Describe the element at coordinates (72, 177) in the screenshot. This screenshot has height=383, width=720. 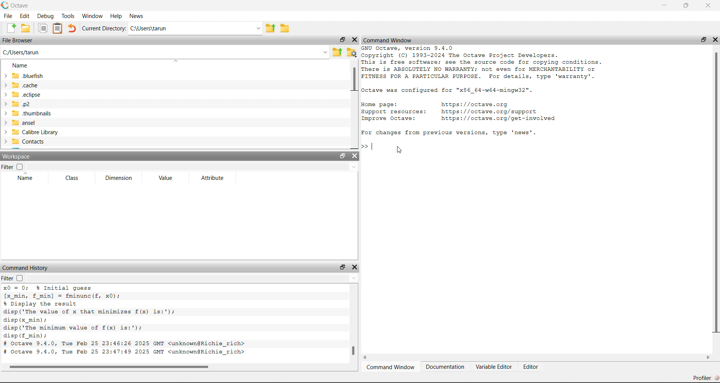
I see `Class` at that location.